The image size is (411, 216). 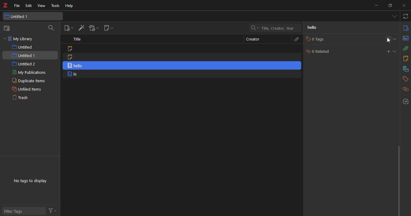 I want to click on add, so click(x=387, y=51).